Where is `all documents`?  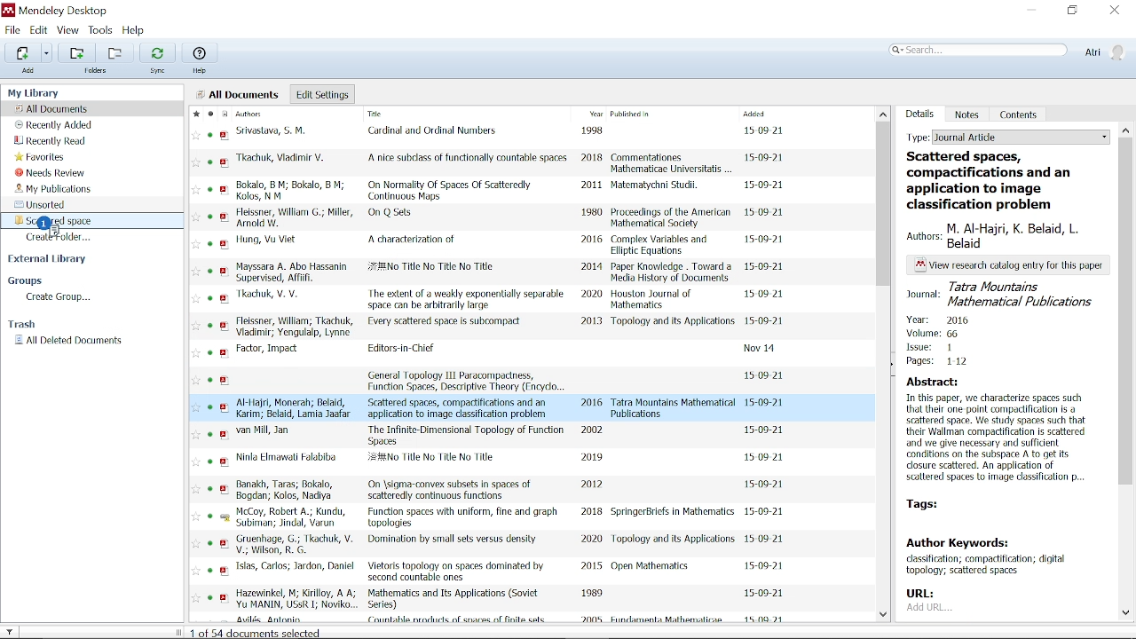
all documents is located at coordinates (239, 94).